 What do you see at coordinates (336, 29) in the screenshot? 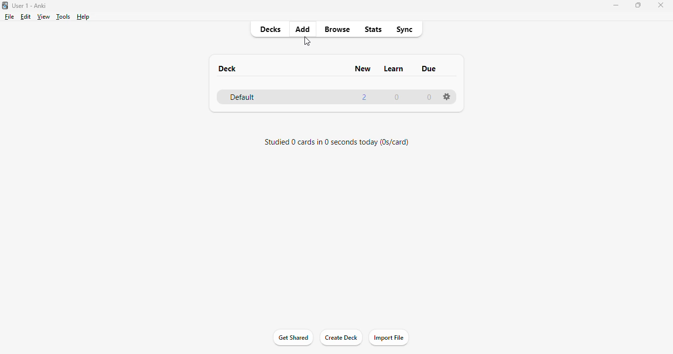
I see `browse` at bounding box center [336, 29].